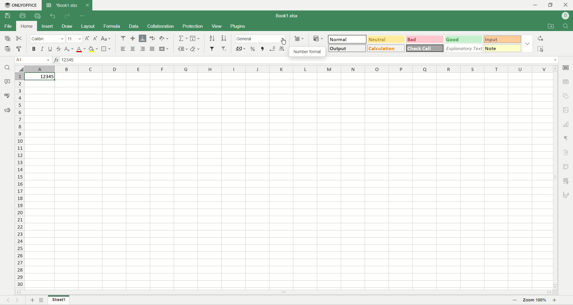 This screenshot has width=573, height=305. I want to click on decrease font size, so click(95, 39).